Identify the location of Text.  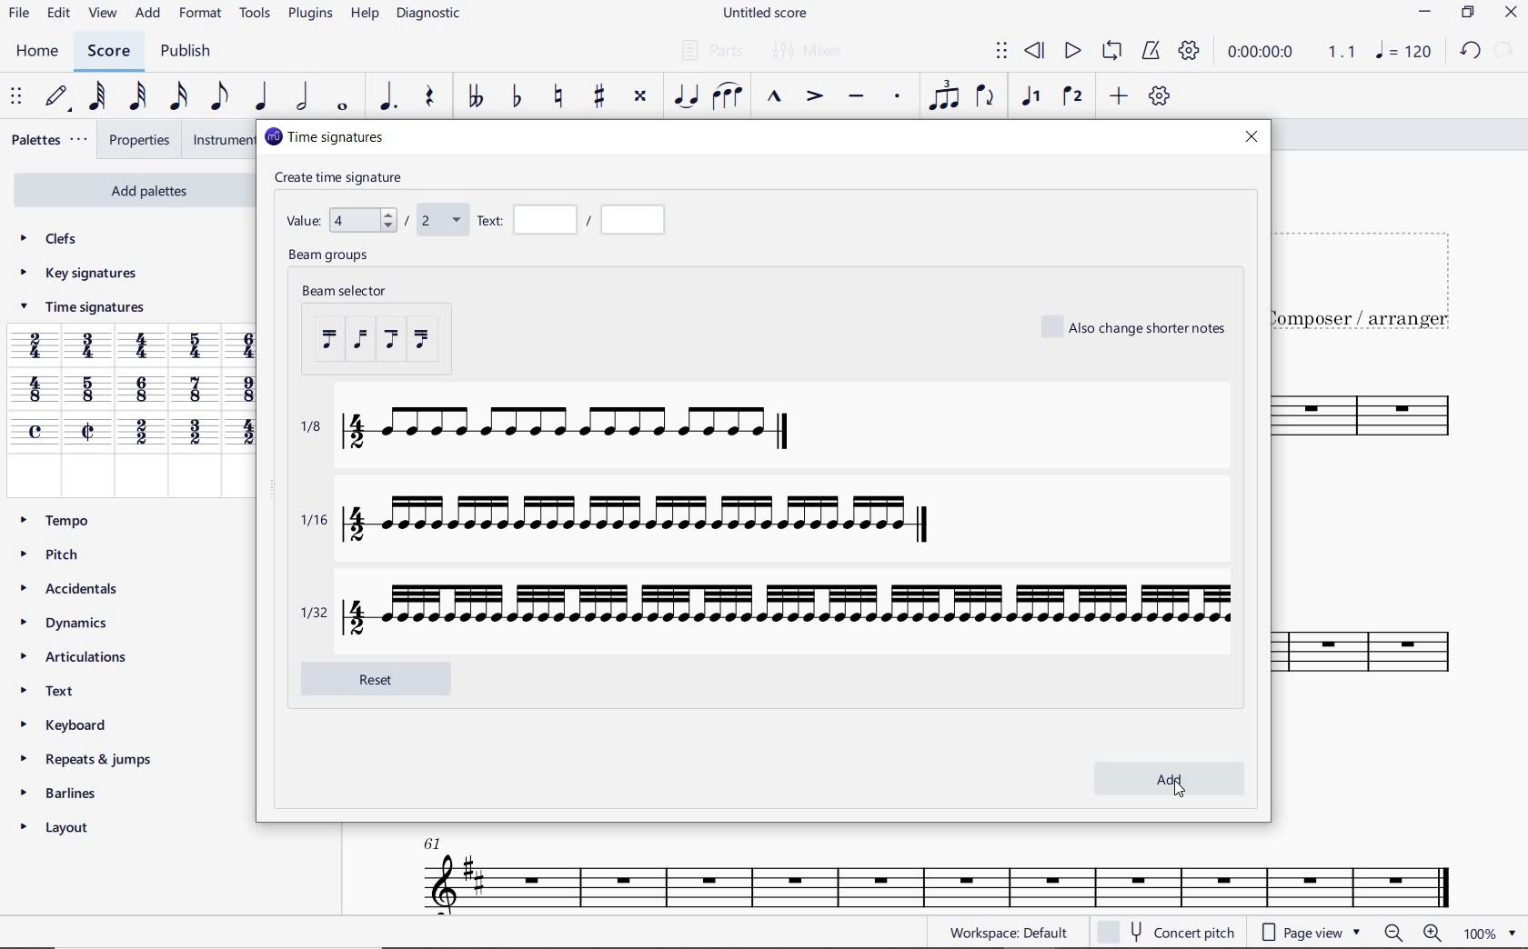
(573, 220).